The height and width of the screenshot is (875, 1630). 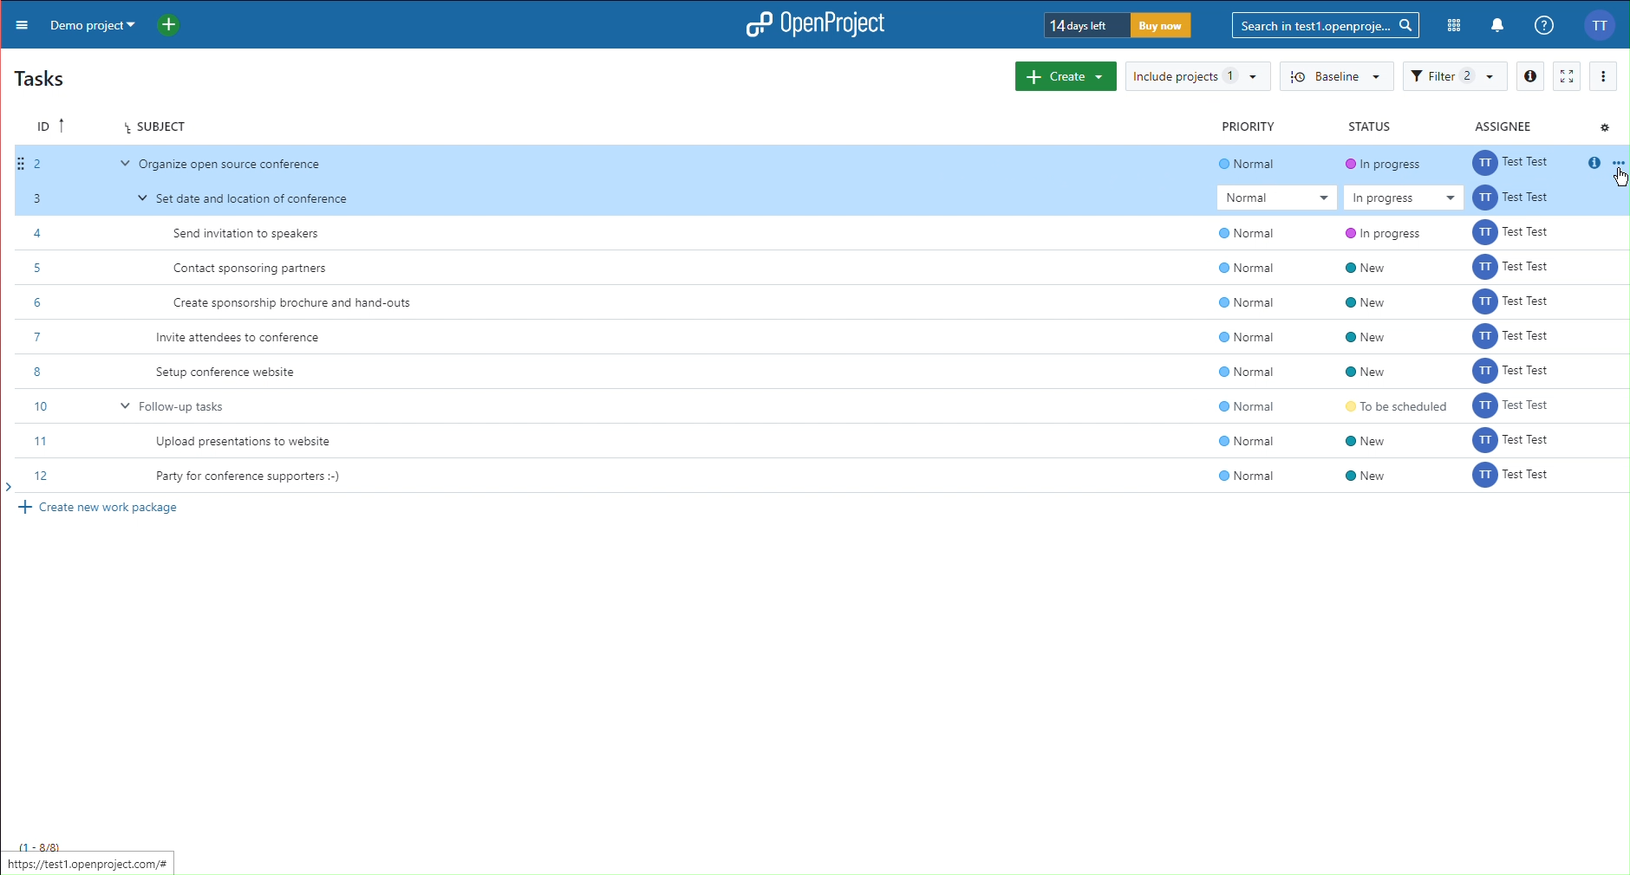 I want to click on Info, so click(x=1529, y=76).